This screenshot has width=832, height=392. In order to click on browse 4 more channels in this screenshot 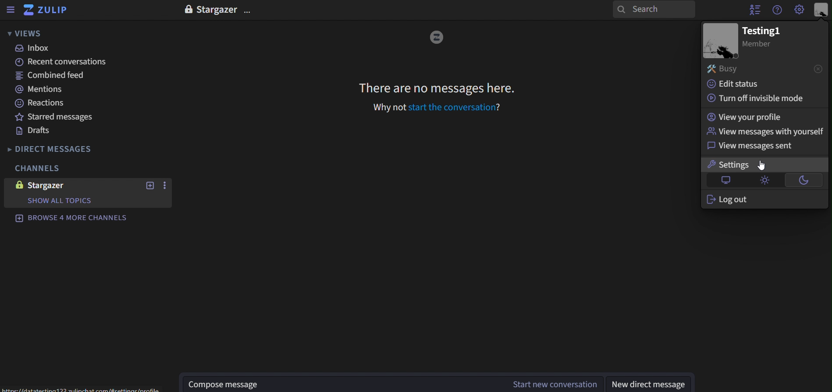, I will do `click(74, 220)`.